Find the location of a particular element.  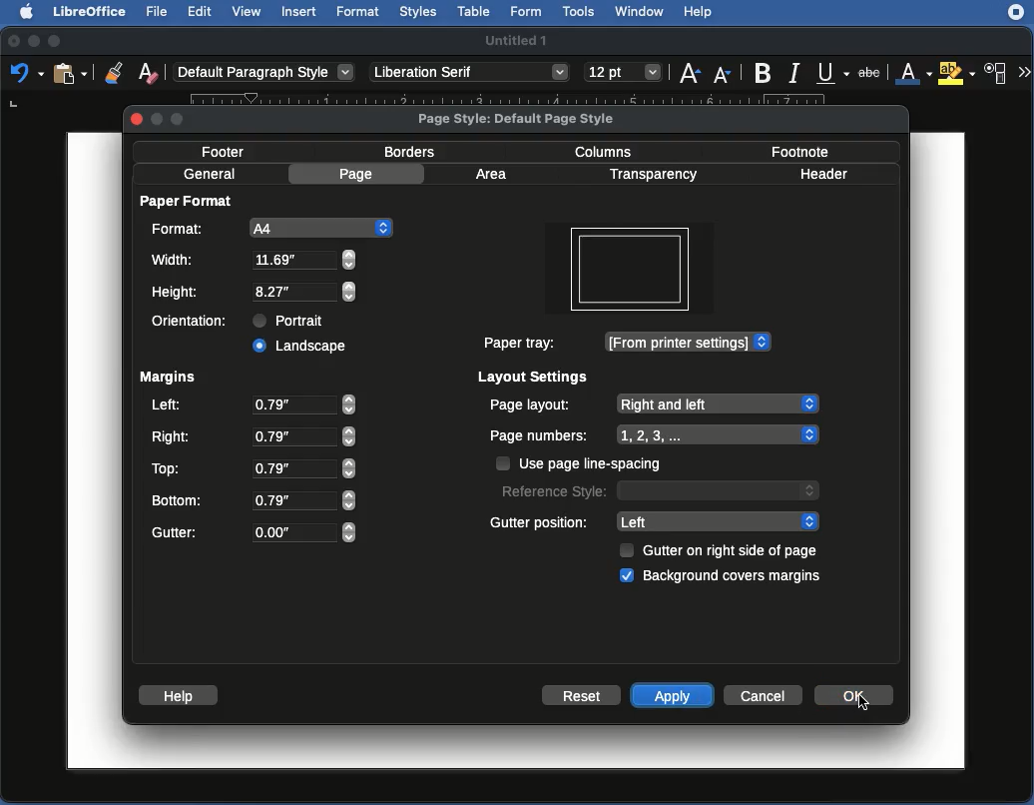

maximize is located at coordinates (182, 121).